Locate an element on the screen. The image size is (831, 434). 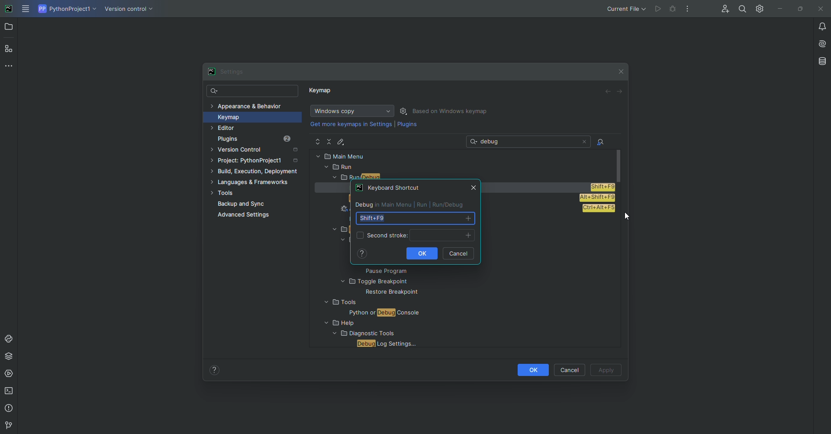
Current file is located at coordinates (625, 9).